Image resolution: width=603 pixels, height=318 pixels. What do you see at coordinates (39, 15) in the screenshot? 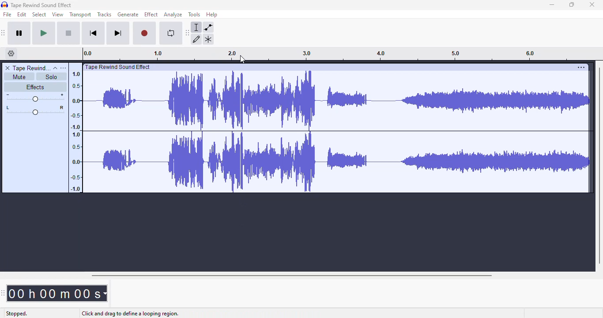
I see `select` at bounding box center [39, 15].